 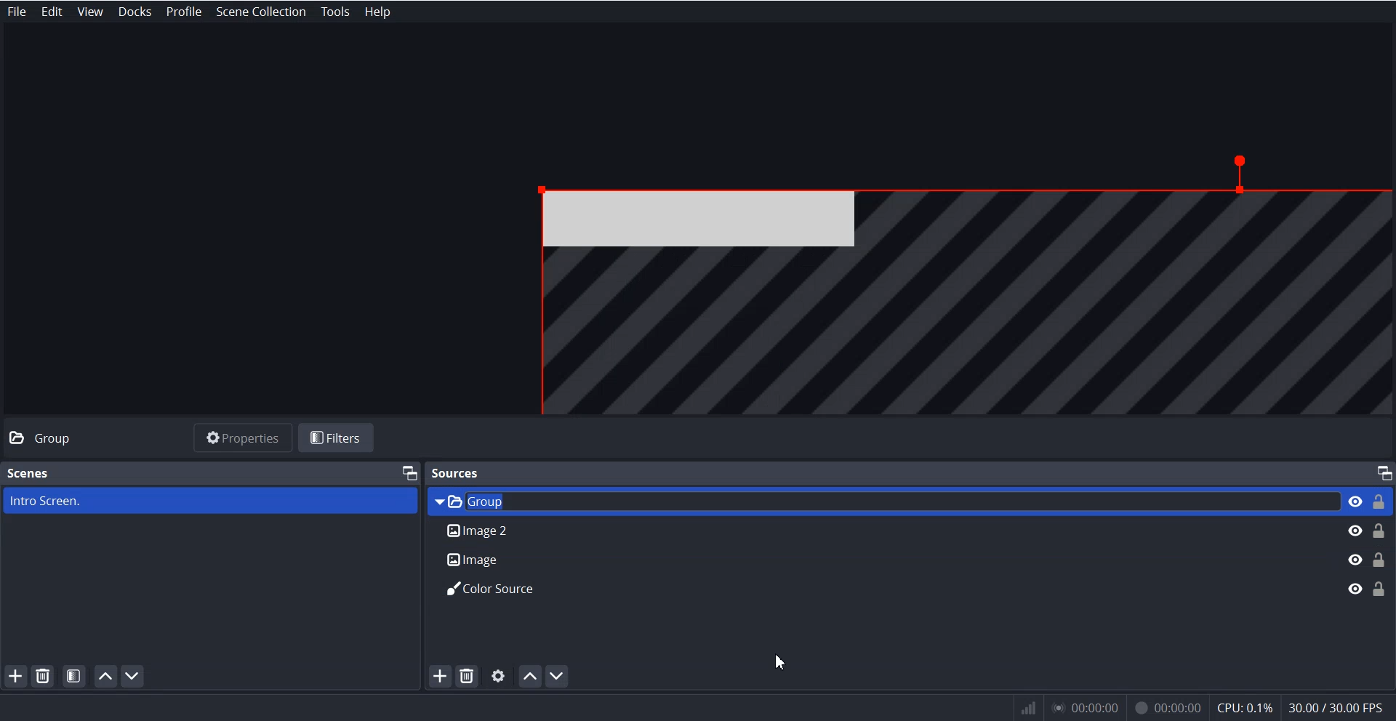 What do you see at coordinates (52, 12) in the screenshot?
I see `Edit` at bounding box center [52, 12].